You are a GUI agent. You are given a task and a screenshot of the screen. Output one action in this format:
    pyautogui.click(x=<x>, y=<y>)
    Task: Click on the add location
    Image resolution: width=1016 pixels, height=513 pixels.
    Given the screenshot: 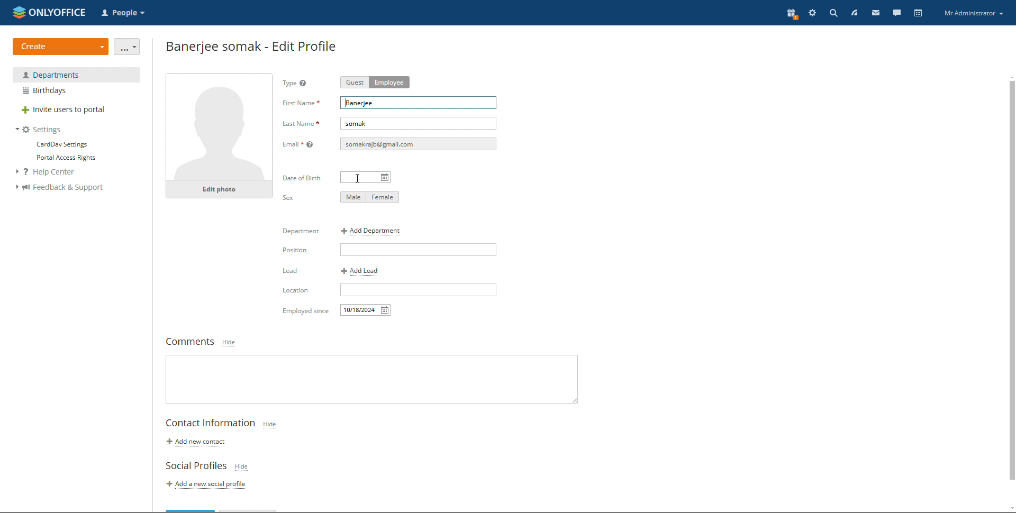 What is the action you would take?
    pyautogui.click(x=419, y=289)
    